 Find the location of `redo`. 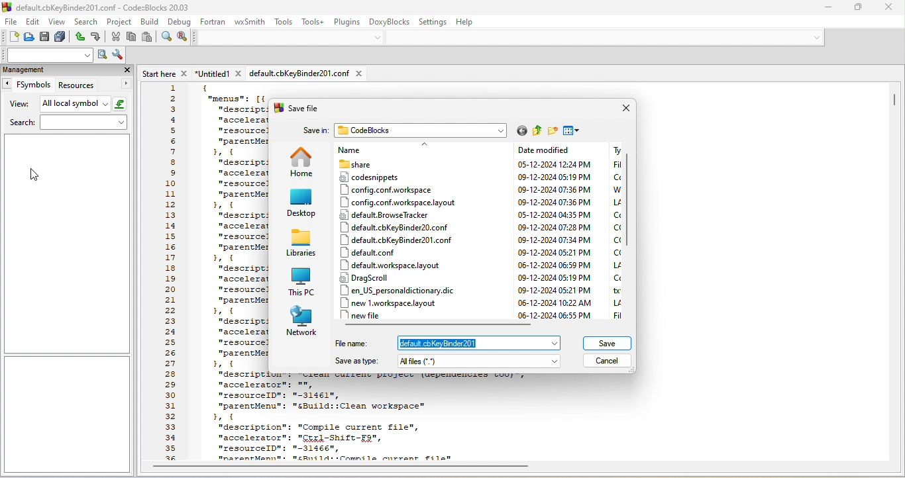

redo is located at coordinates (97, 37).